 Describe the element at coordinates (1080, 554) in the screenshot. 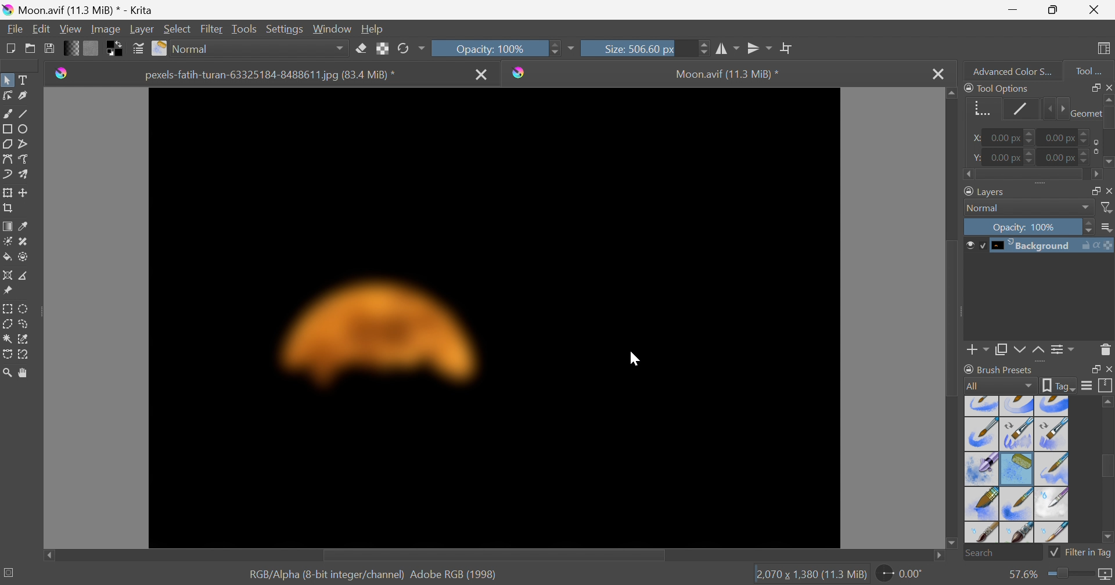

I see `Filter in Tag` at that location.